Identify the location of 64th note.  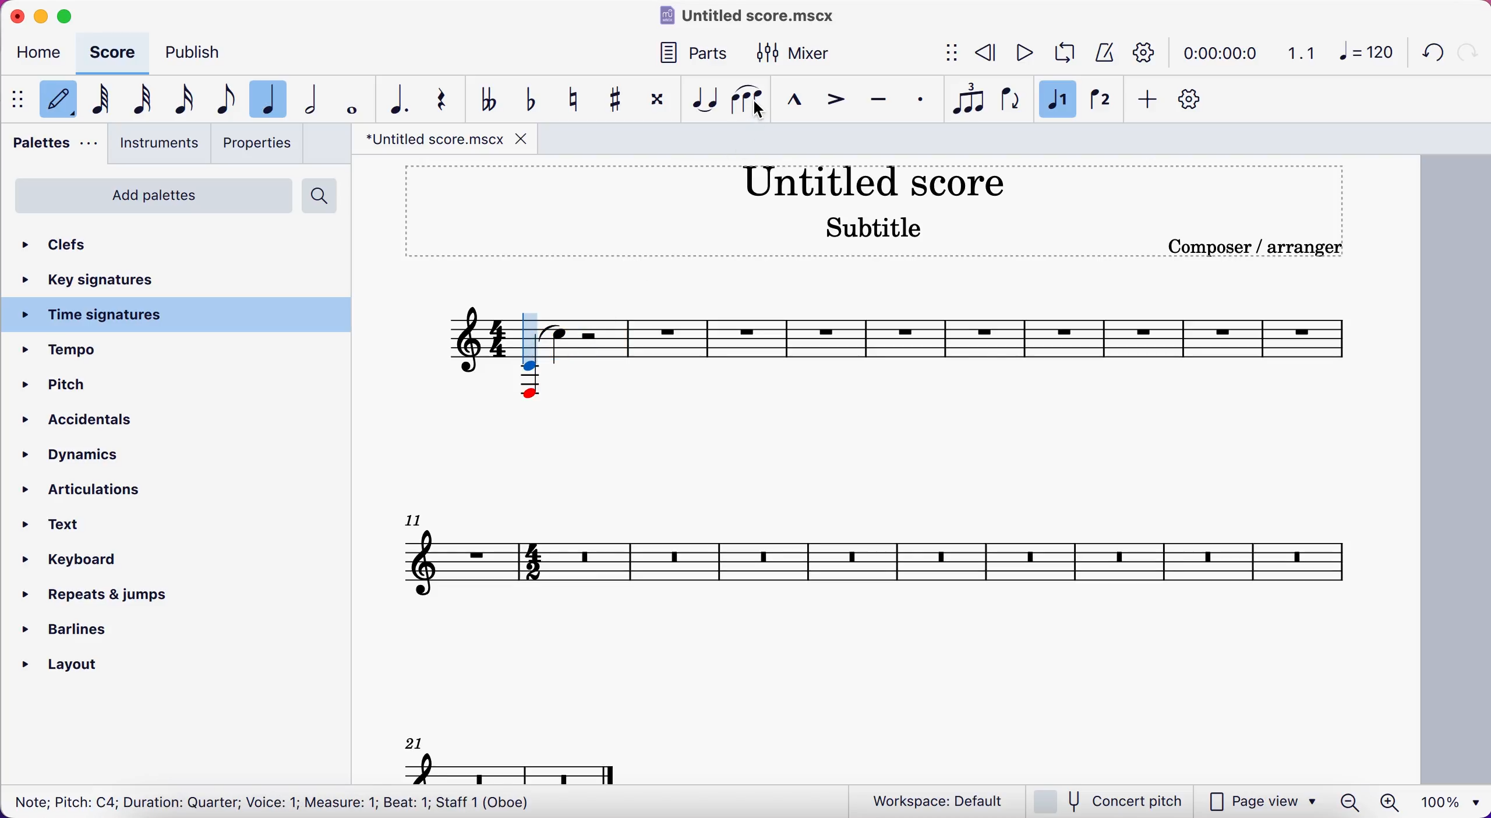
(105, 101).